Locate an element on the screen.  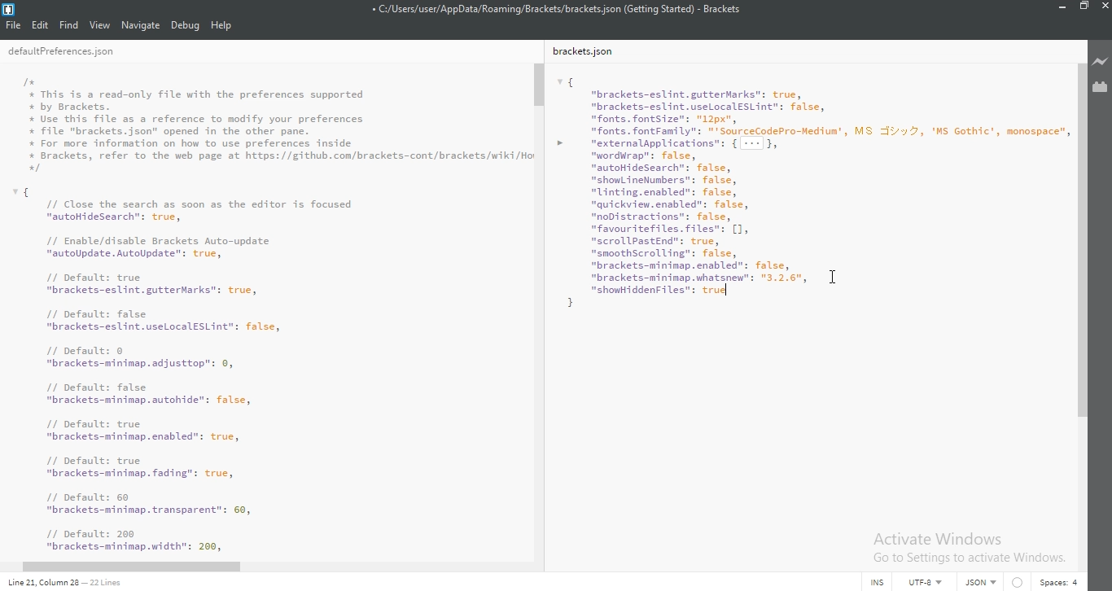
C:/Users/user/AppData/Roaming/Brackets/brackets.json (Getting Started) - Brackets is located at coordinates (559, 8).